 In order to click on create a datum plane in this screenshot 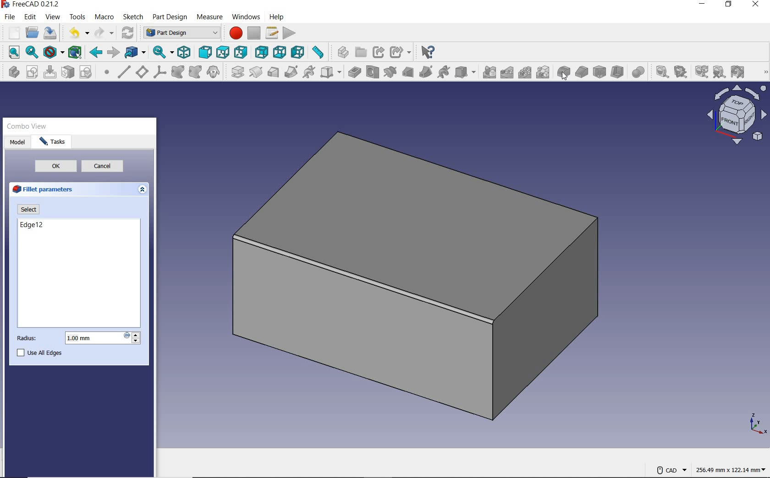, I will do `click(141, 72)`.